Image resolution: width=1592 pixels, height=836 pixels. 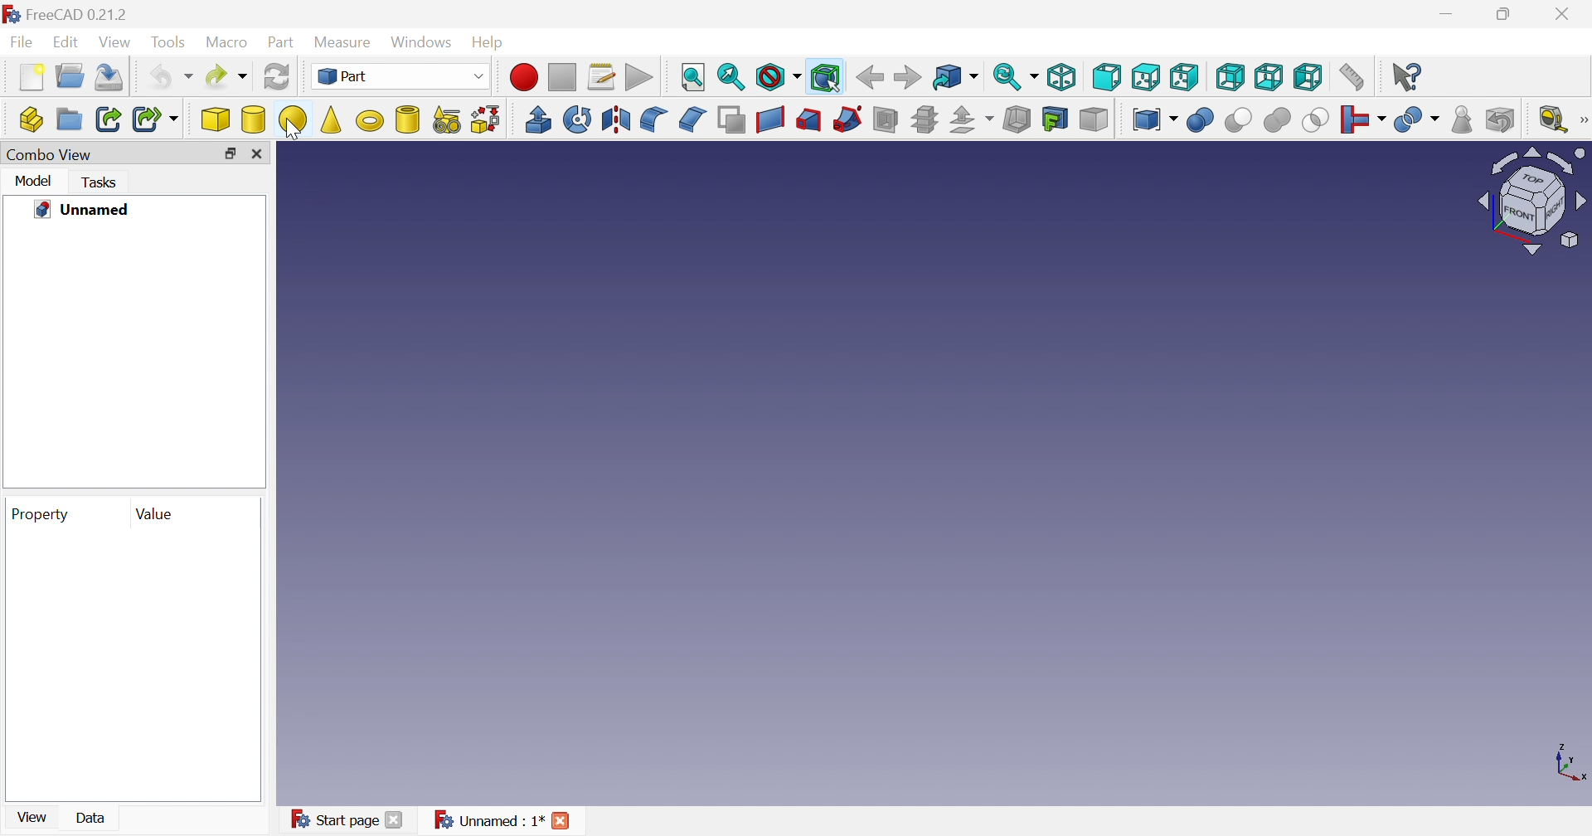 What do you see at coordinates (1055, 119) in the screenshot?
I see `Create projection on surface` at bounding box center [1055, 119].